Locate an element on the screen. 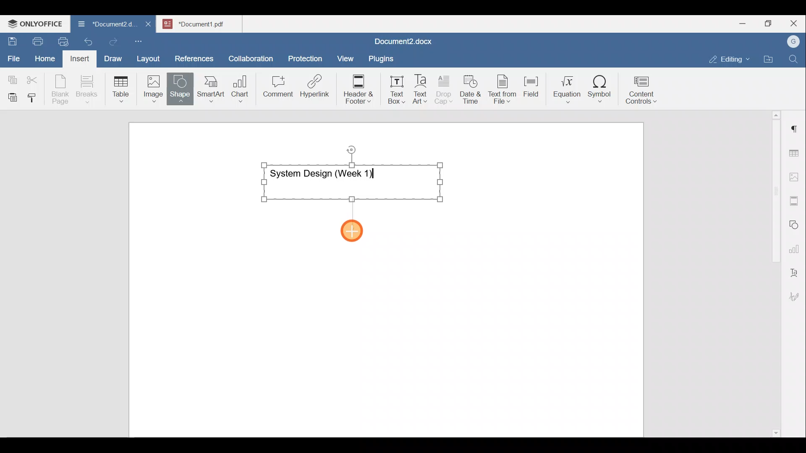  Close is located at coordinates (795, 24).